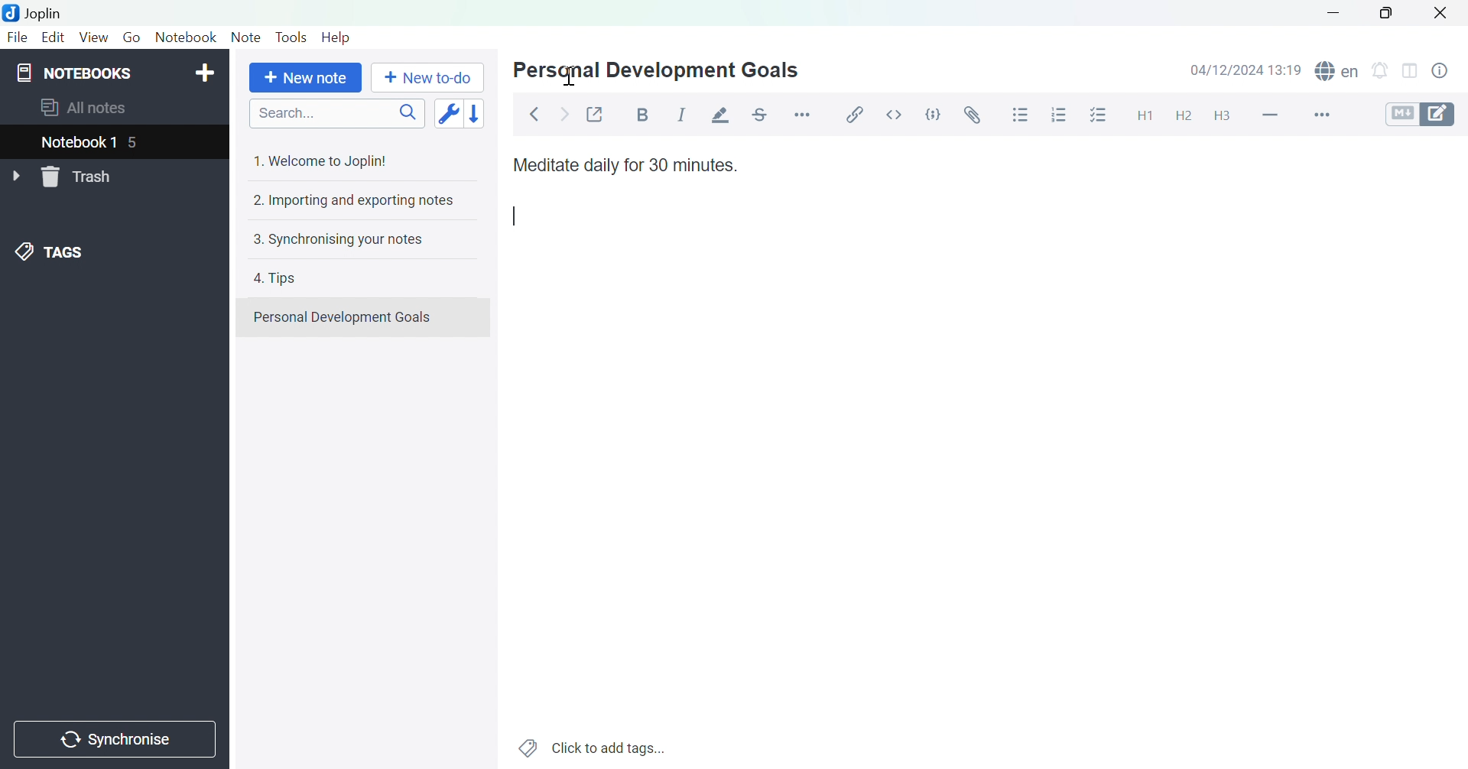 The height and width of the screenshot is (769, 1468). Describe the element at coordinates (596, 113) in the screenshot. I see `Toggle external editing` at that location.